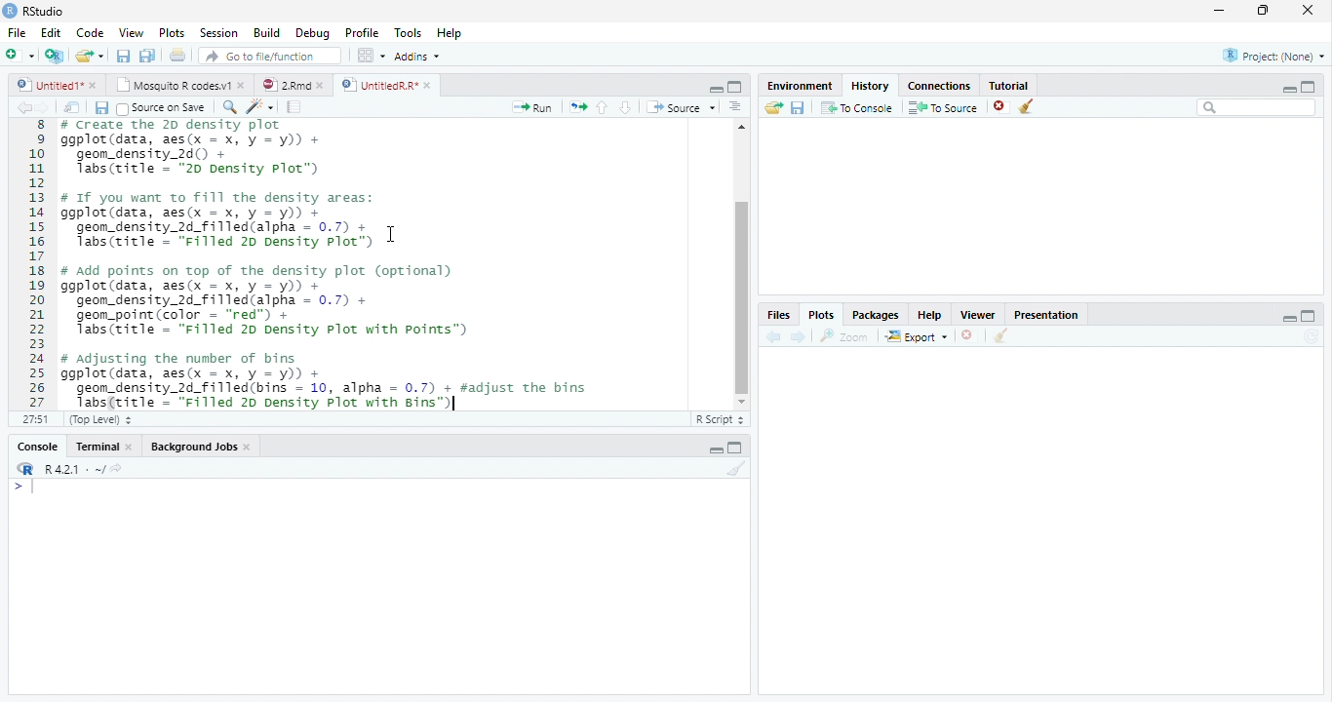 This screenshot has height=702, width=1332. I want to click on minimize, so click(716, 450).